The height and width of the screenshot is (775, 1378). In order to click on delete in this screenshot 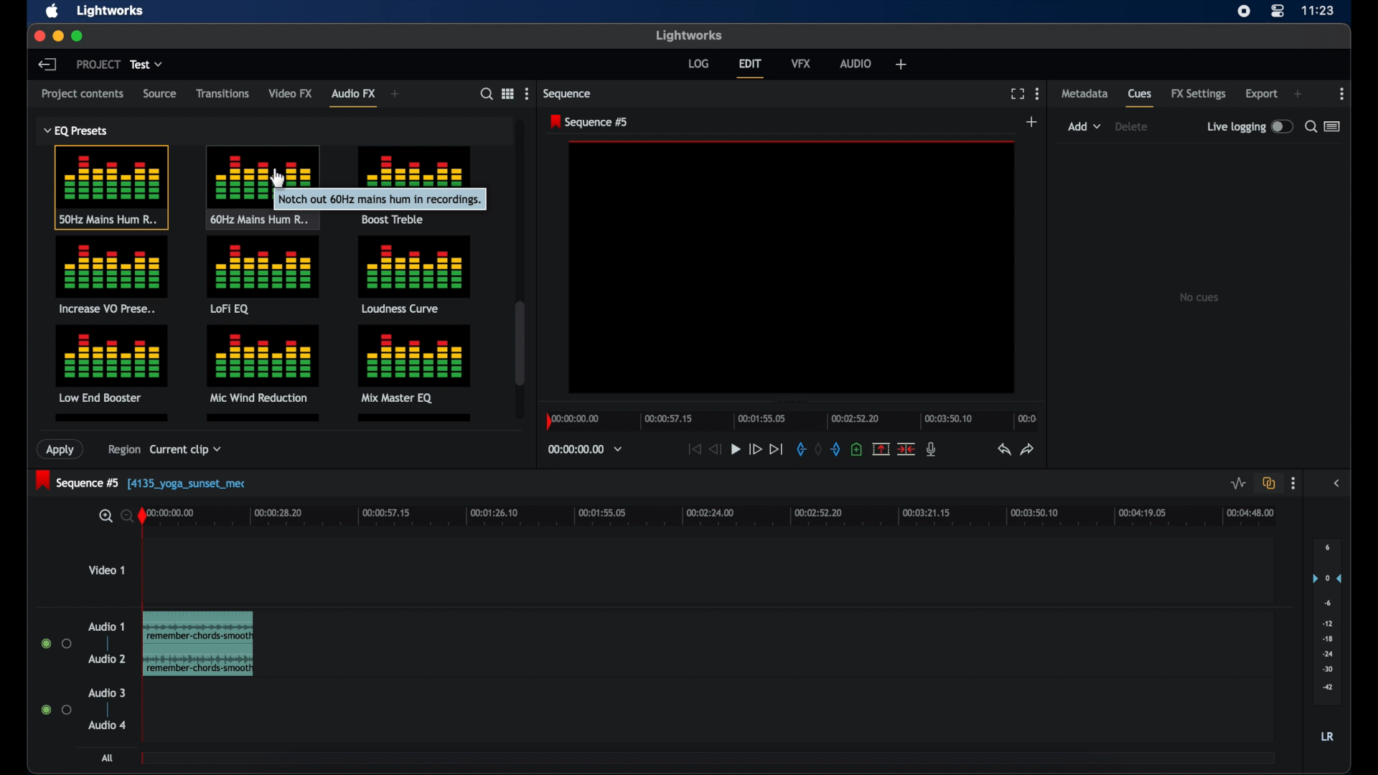, I will do `click(1131, 126)`.